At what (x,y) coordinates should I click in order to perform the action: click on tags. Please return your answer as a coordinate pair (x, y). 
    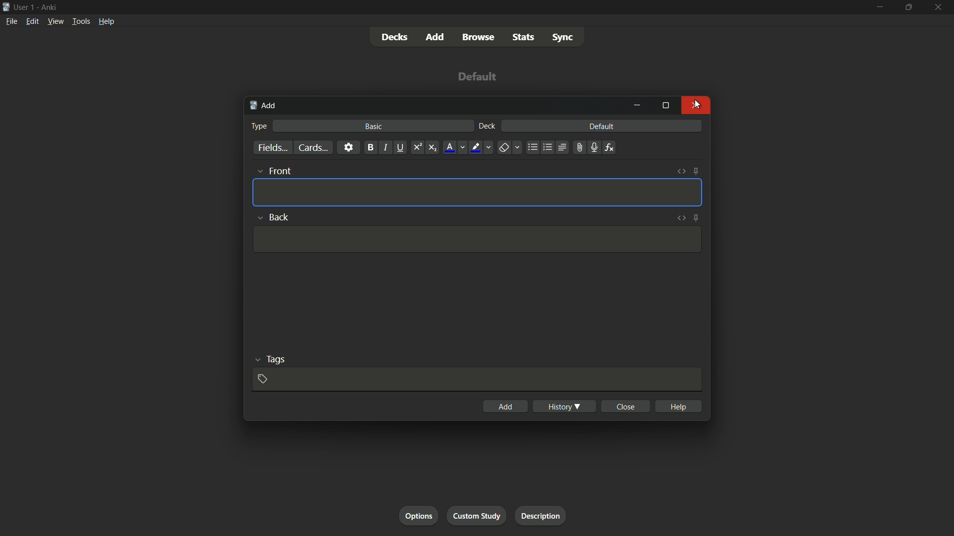
    Looking at the image, I should click on (271, 359).